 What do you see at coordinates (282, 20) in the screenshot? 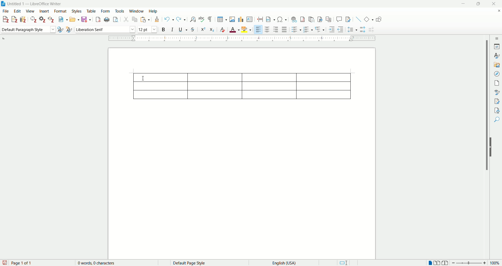
I see `insert special character` at bounding box center [282, 20].